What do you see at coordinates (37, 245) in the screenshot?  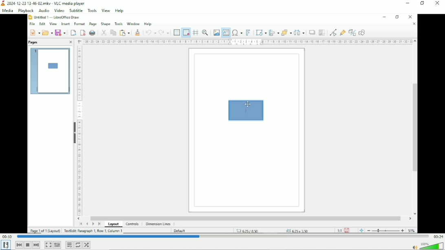 I see `Next` at bounding box center [37, 245].